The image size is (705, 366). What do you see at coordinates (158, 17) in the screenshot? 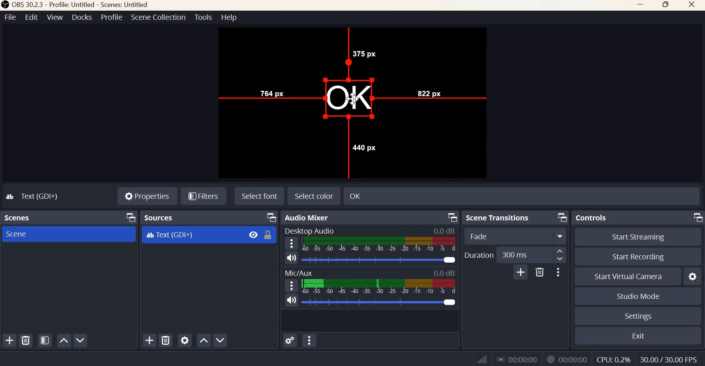
I see `Scene Collection` at bounding box center [158, 17].